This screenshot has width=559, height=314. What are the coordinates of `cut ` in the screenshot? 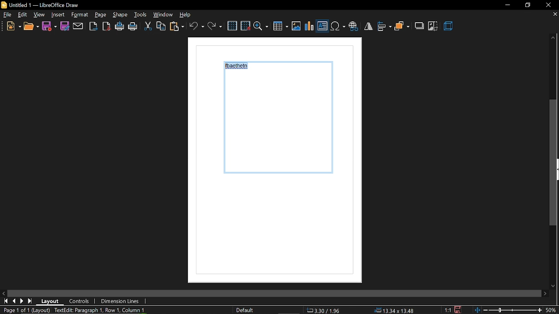 It's located at (148, 27).